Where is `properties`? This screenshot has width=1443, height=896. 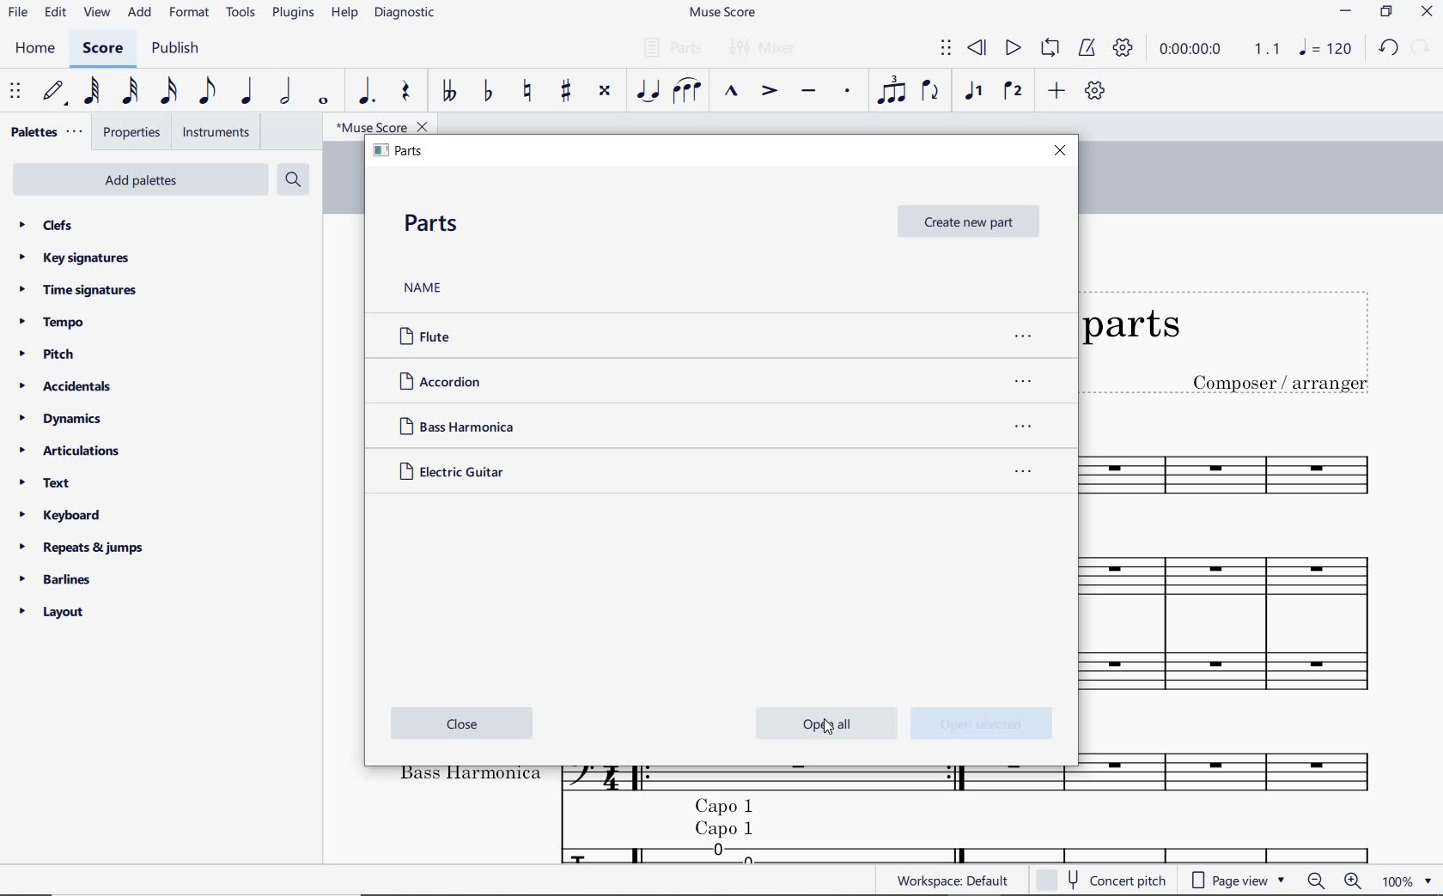 properties is located at coordinates (134, 133).